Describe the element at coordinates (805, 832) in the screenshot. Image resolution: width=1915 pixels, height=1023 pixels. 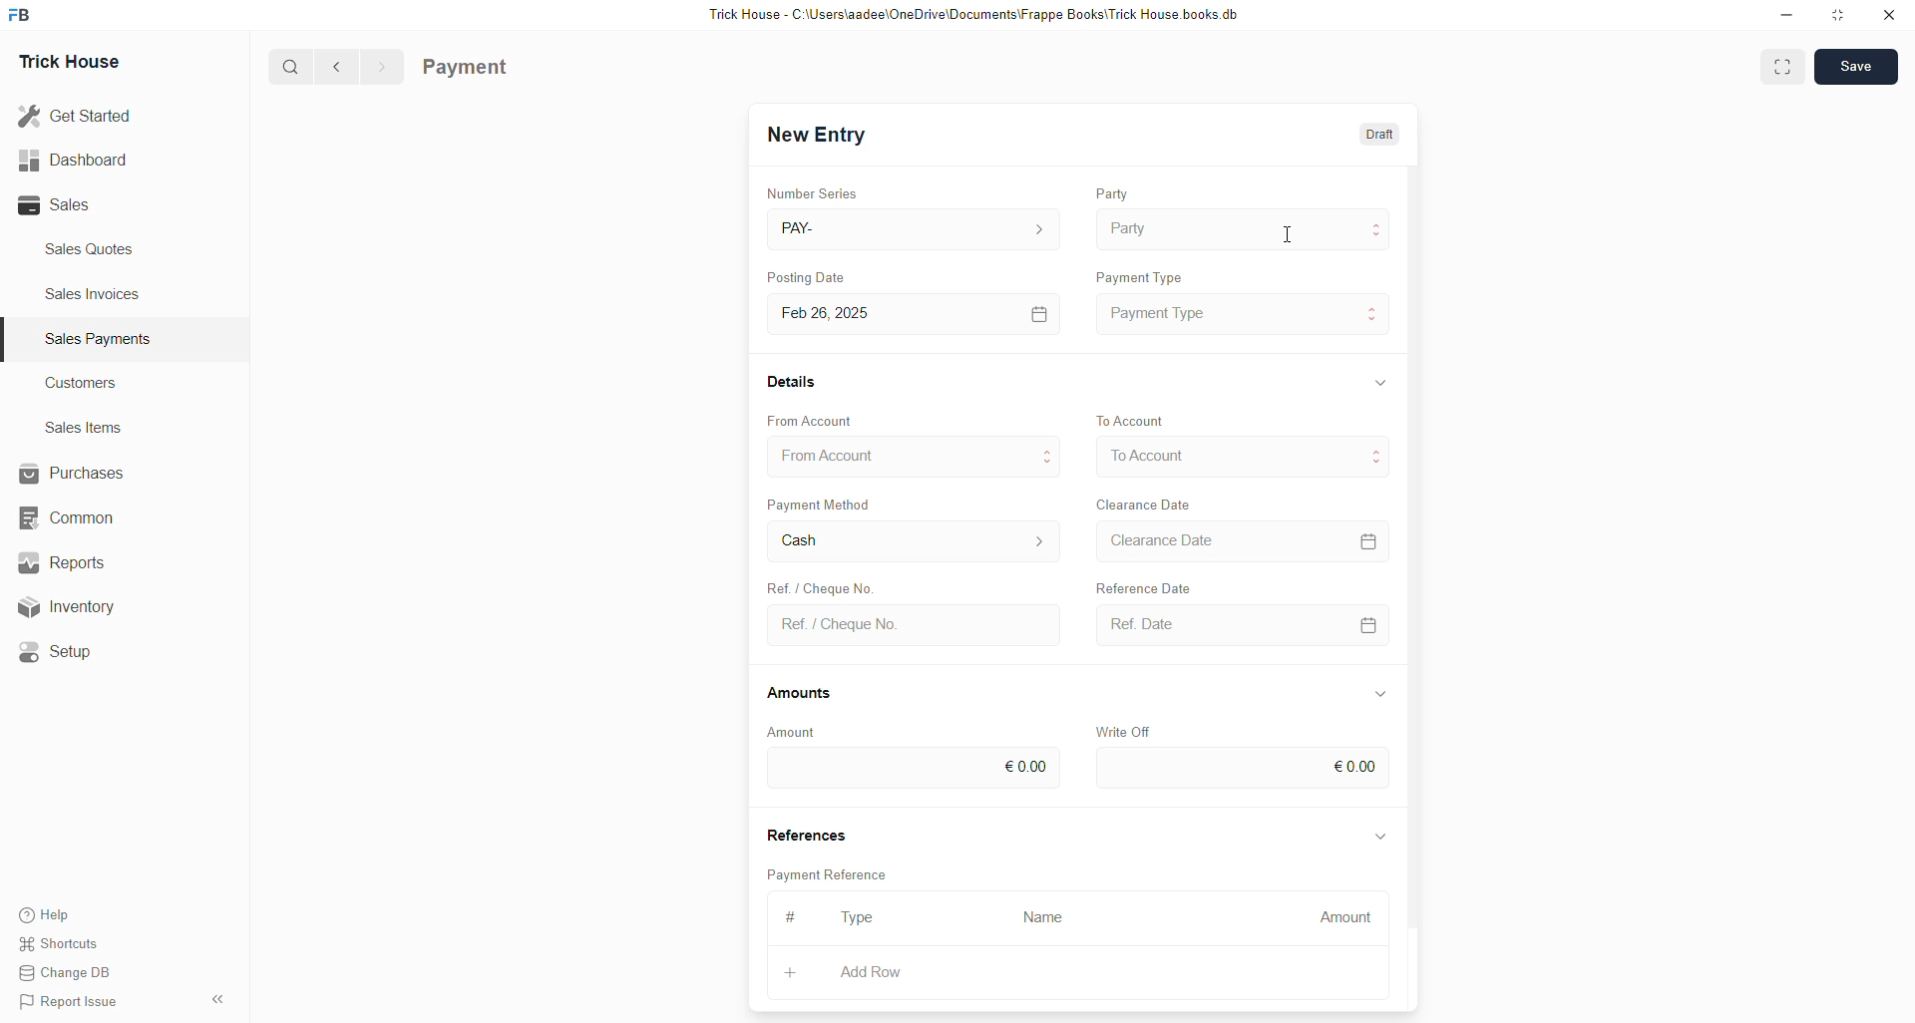
I see `References` at that location.